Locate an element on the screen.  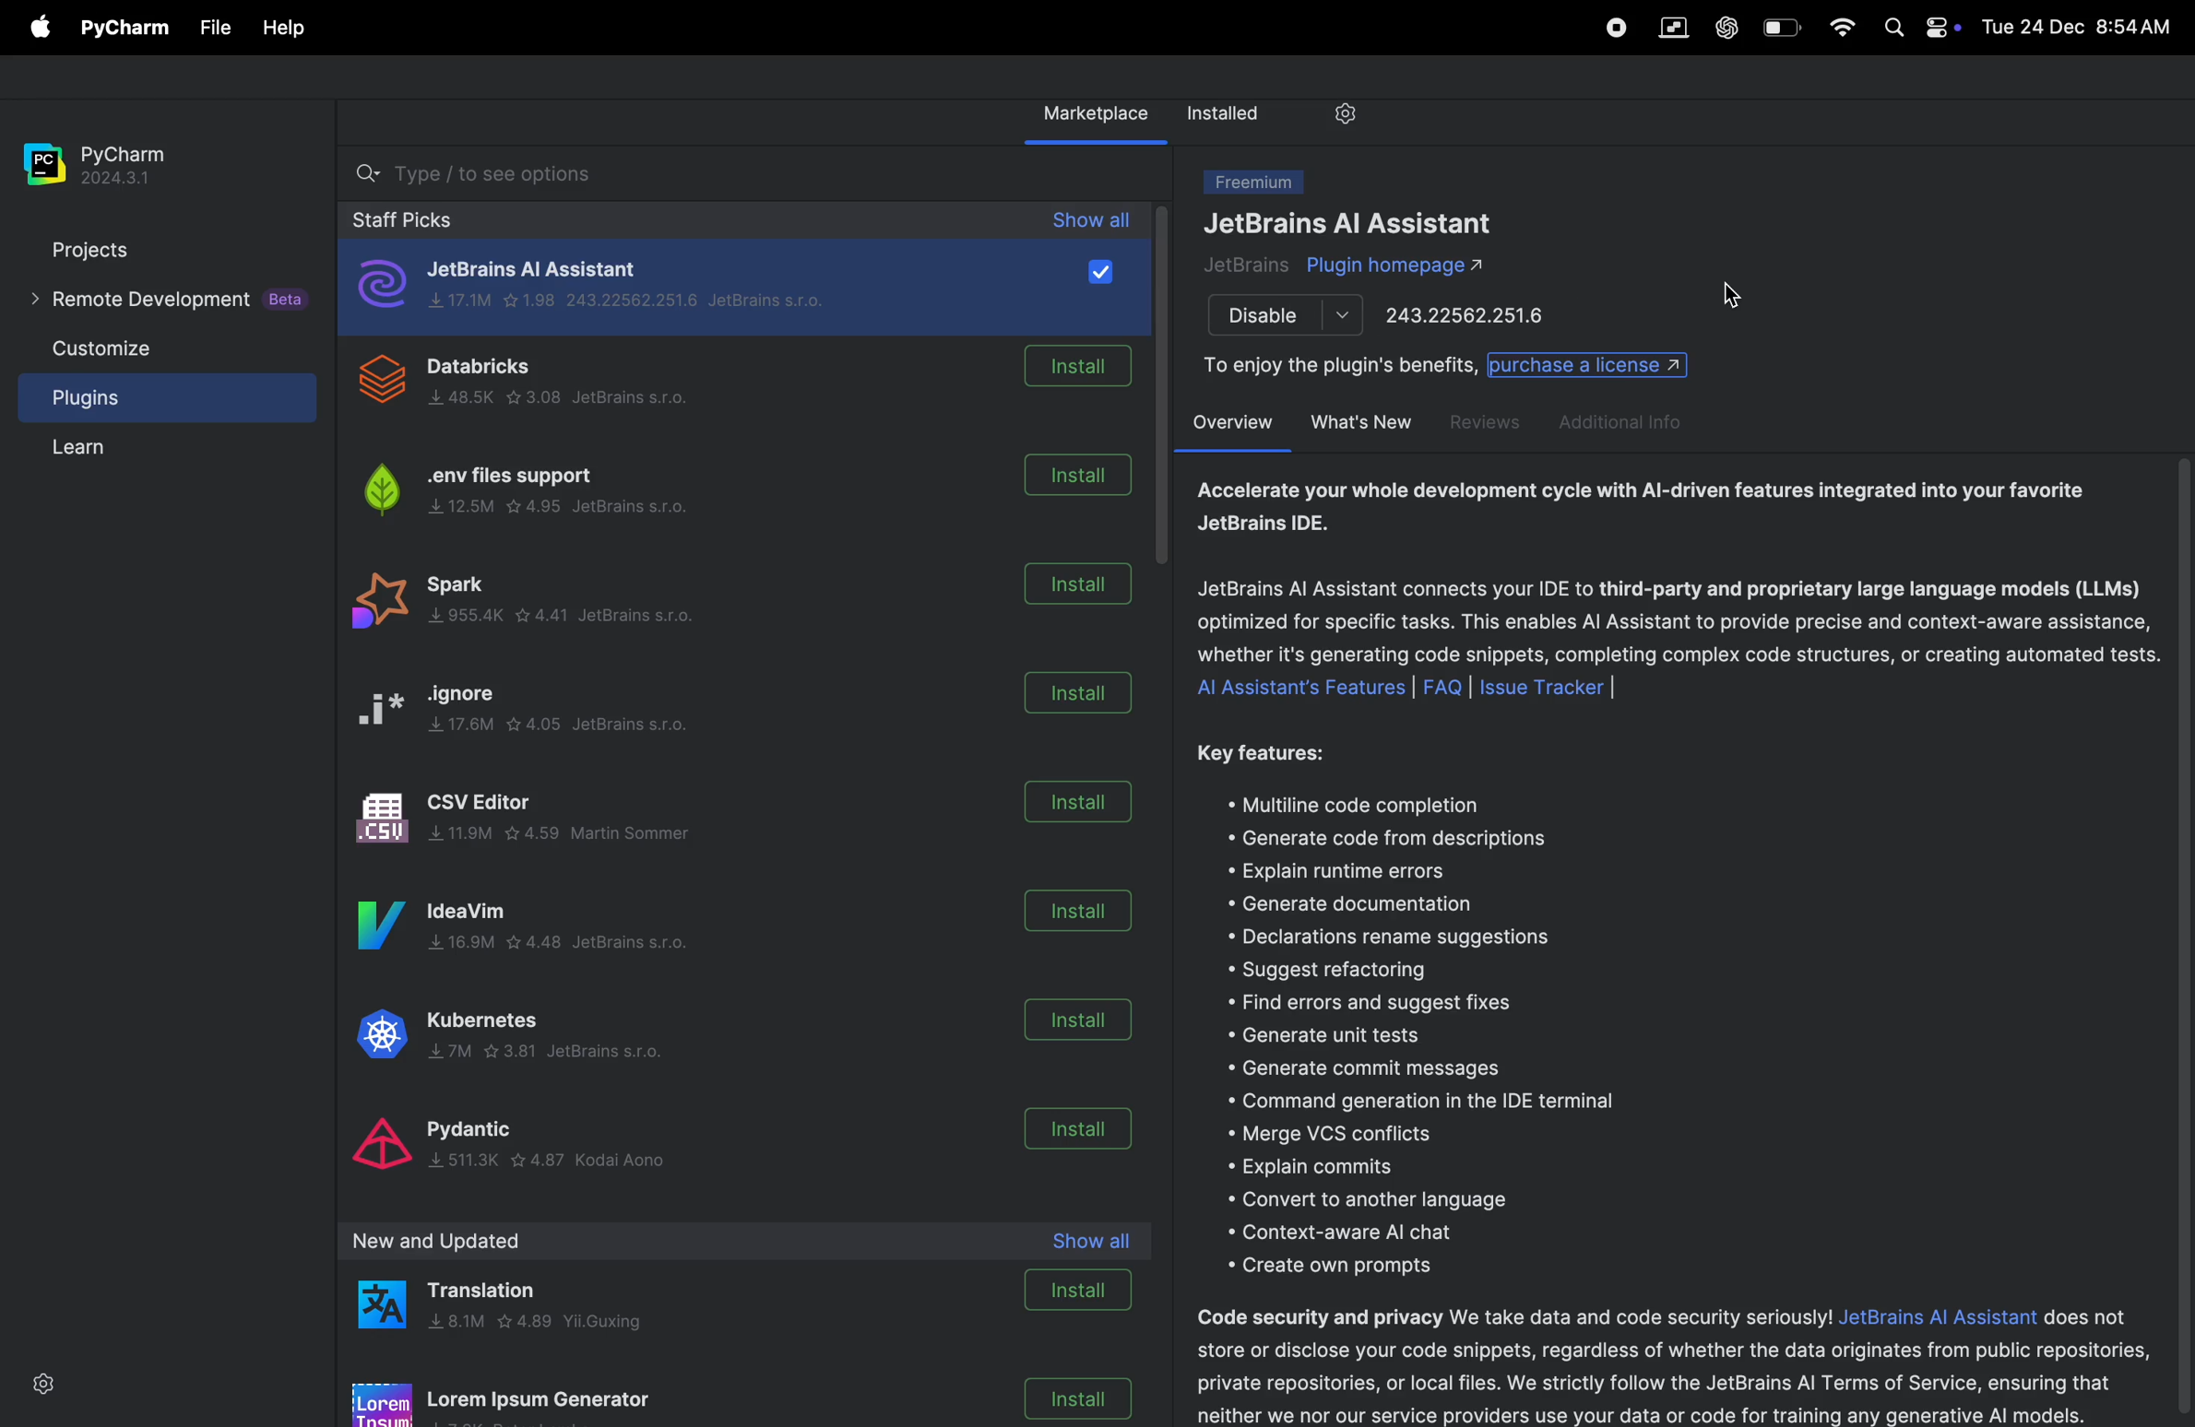
settings is located at coordinates (49, 1383).